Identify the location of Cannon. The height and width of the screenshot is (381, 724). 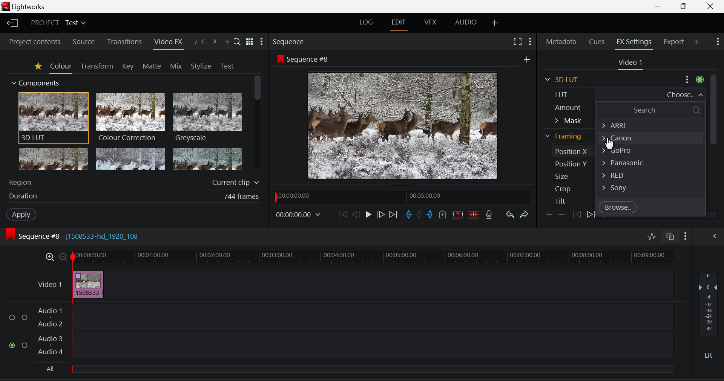
(645, 138).